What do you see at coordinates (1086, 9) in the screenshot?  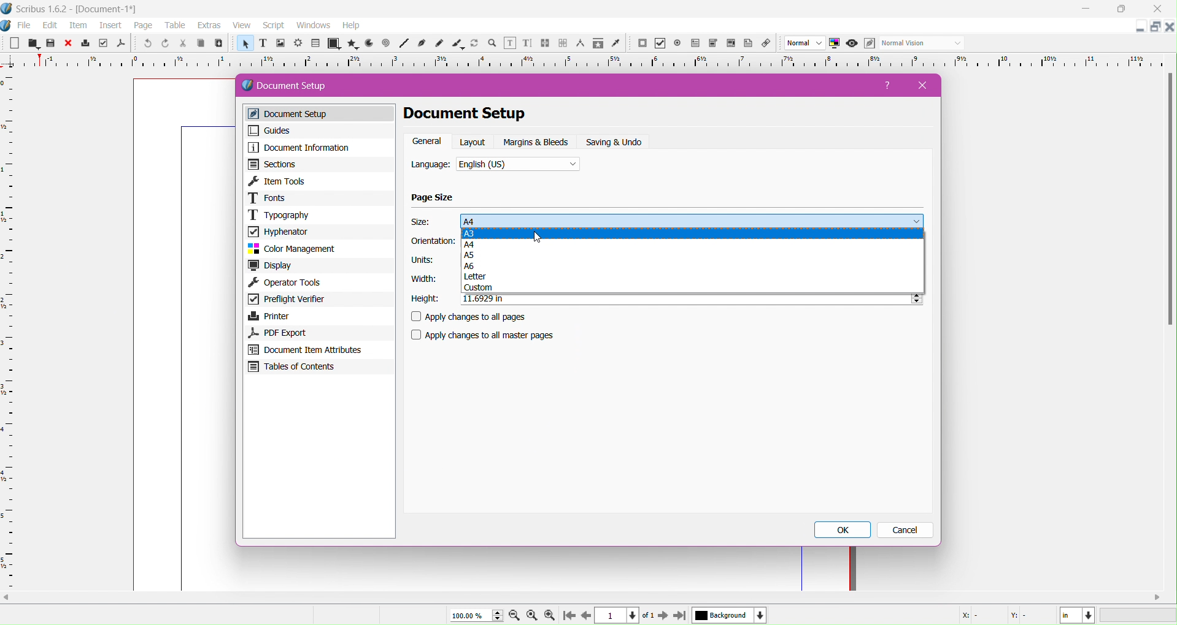 I see `minimize` at bounding box center [1086, 9].